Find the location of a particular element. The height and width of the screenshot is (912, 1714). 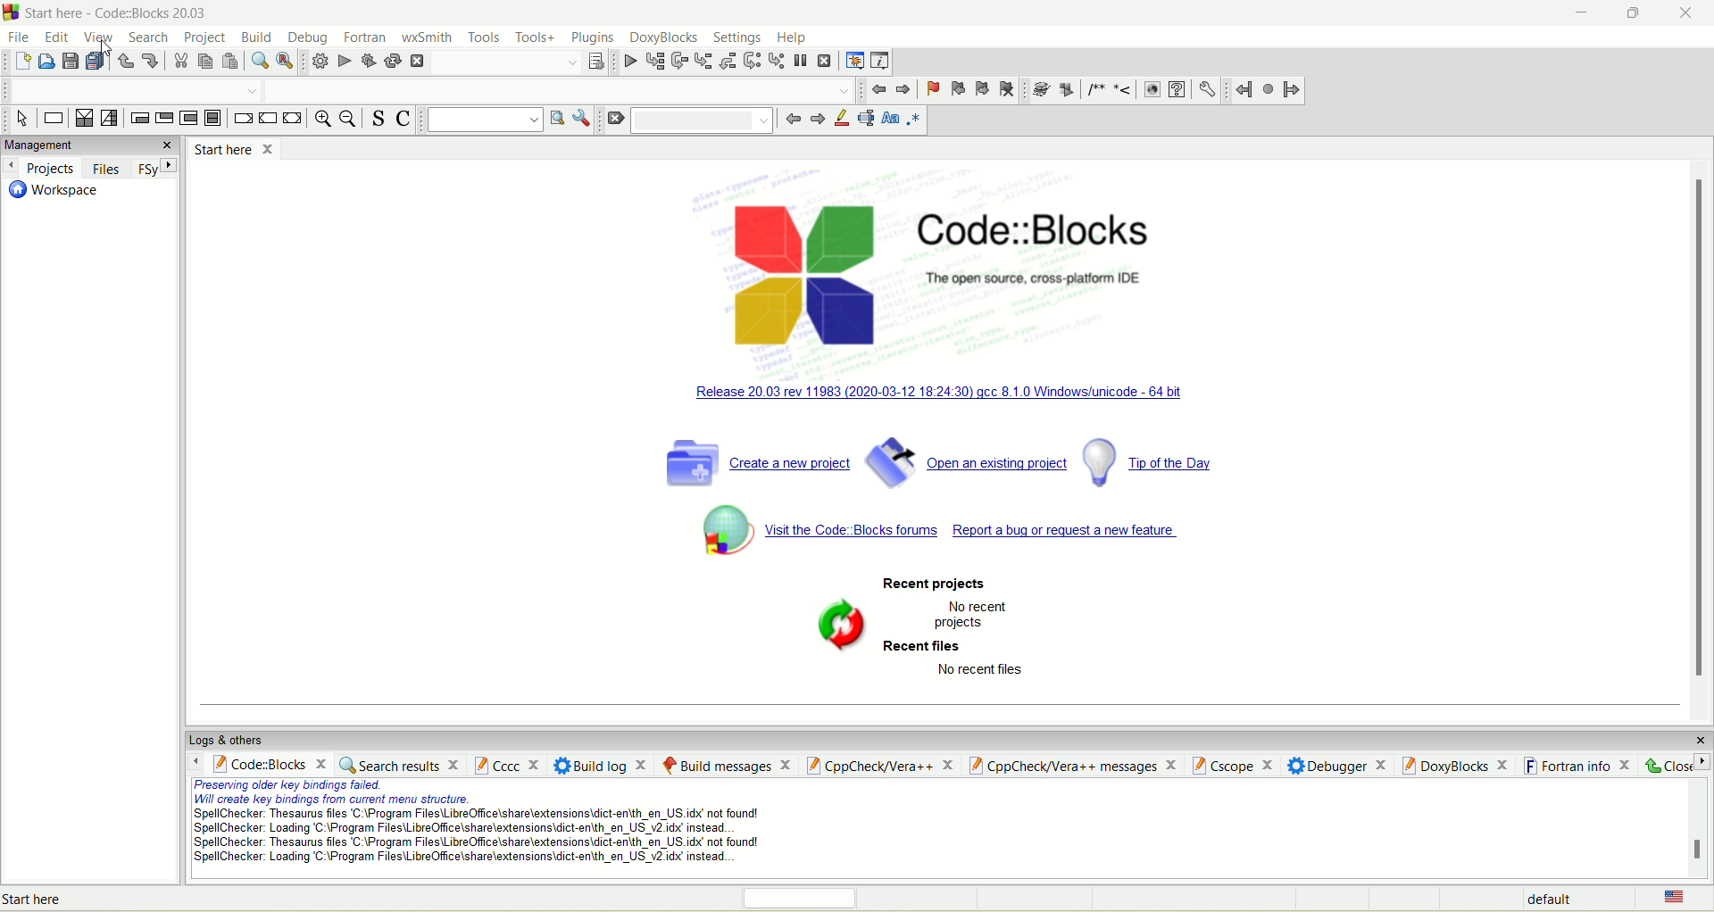

return instruction is located at coordinates (292, 120).